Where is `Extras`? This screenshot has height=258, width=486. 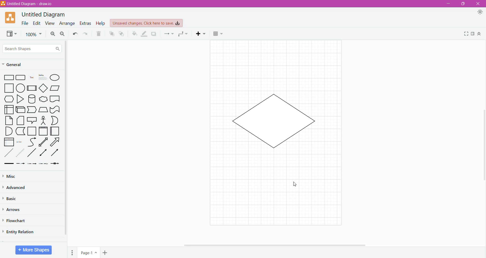 Extras is located at coordinates (85, 23).